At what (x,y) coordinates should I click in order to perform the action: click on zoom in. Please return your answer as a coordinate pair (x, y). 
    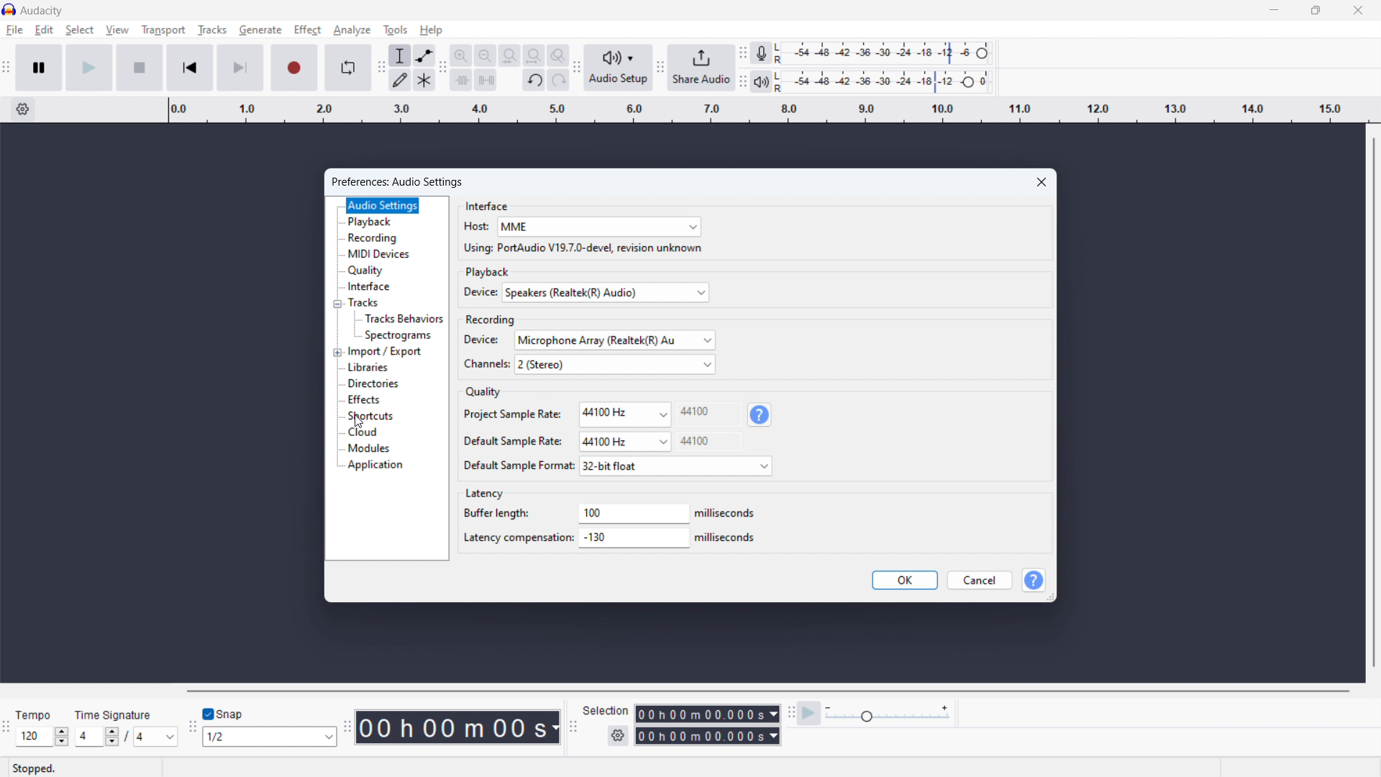
    Looking at the image, I should click on (460, 55).